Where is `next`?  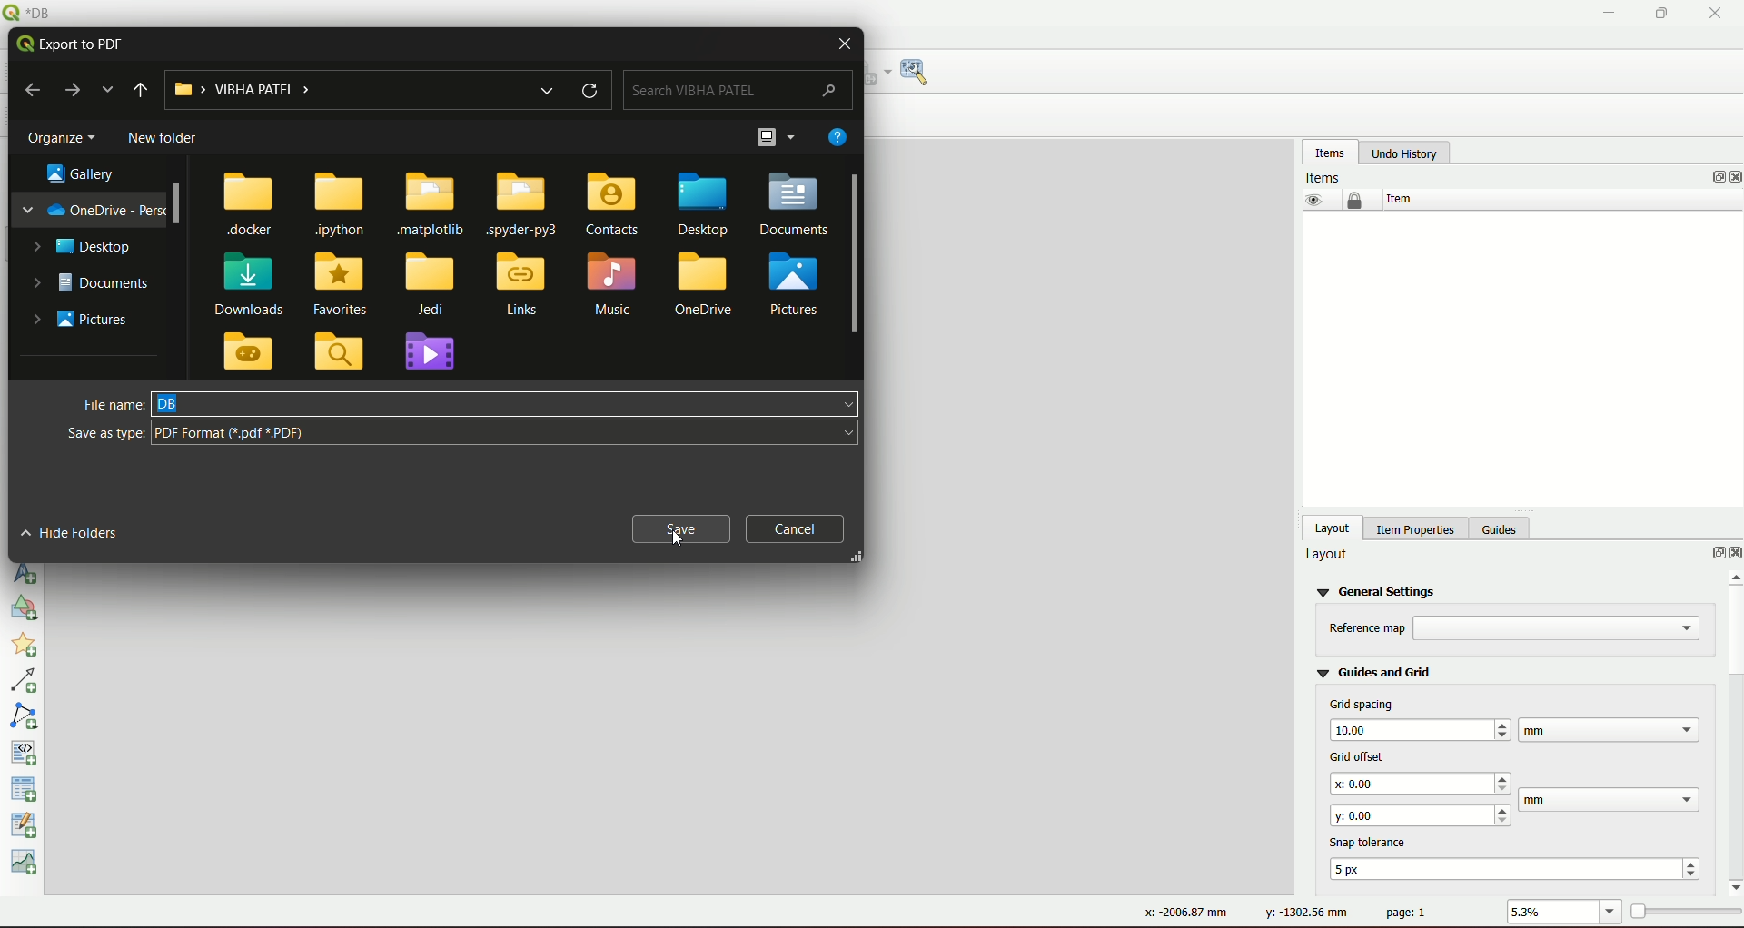
next is located at coordinates (73, 91).